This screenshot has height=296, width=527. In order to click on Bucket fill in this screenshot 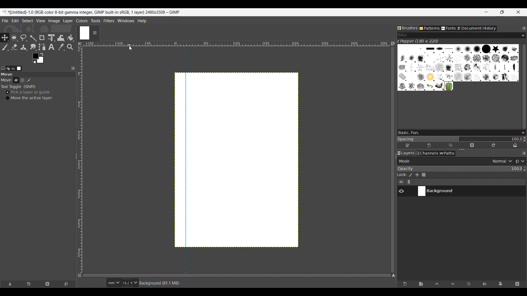, I will do `click(71, 38)`.